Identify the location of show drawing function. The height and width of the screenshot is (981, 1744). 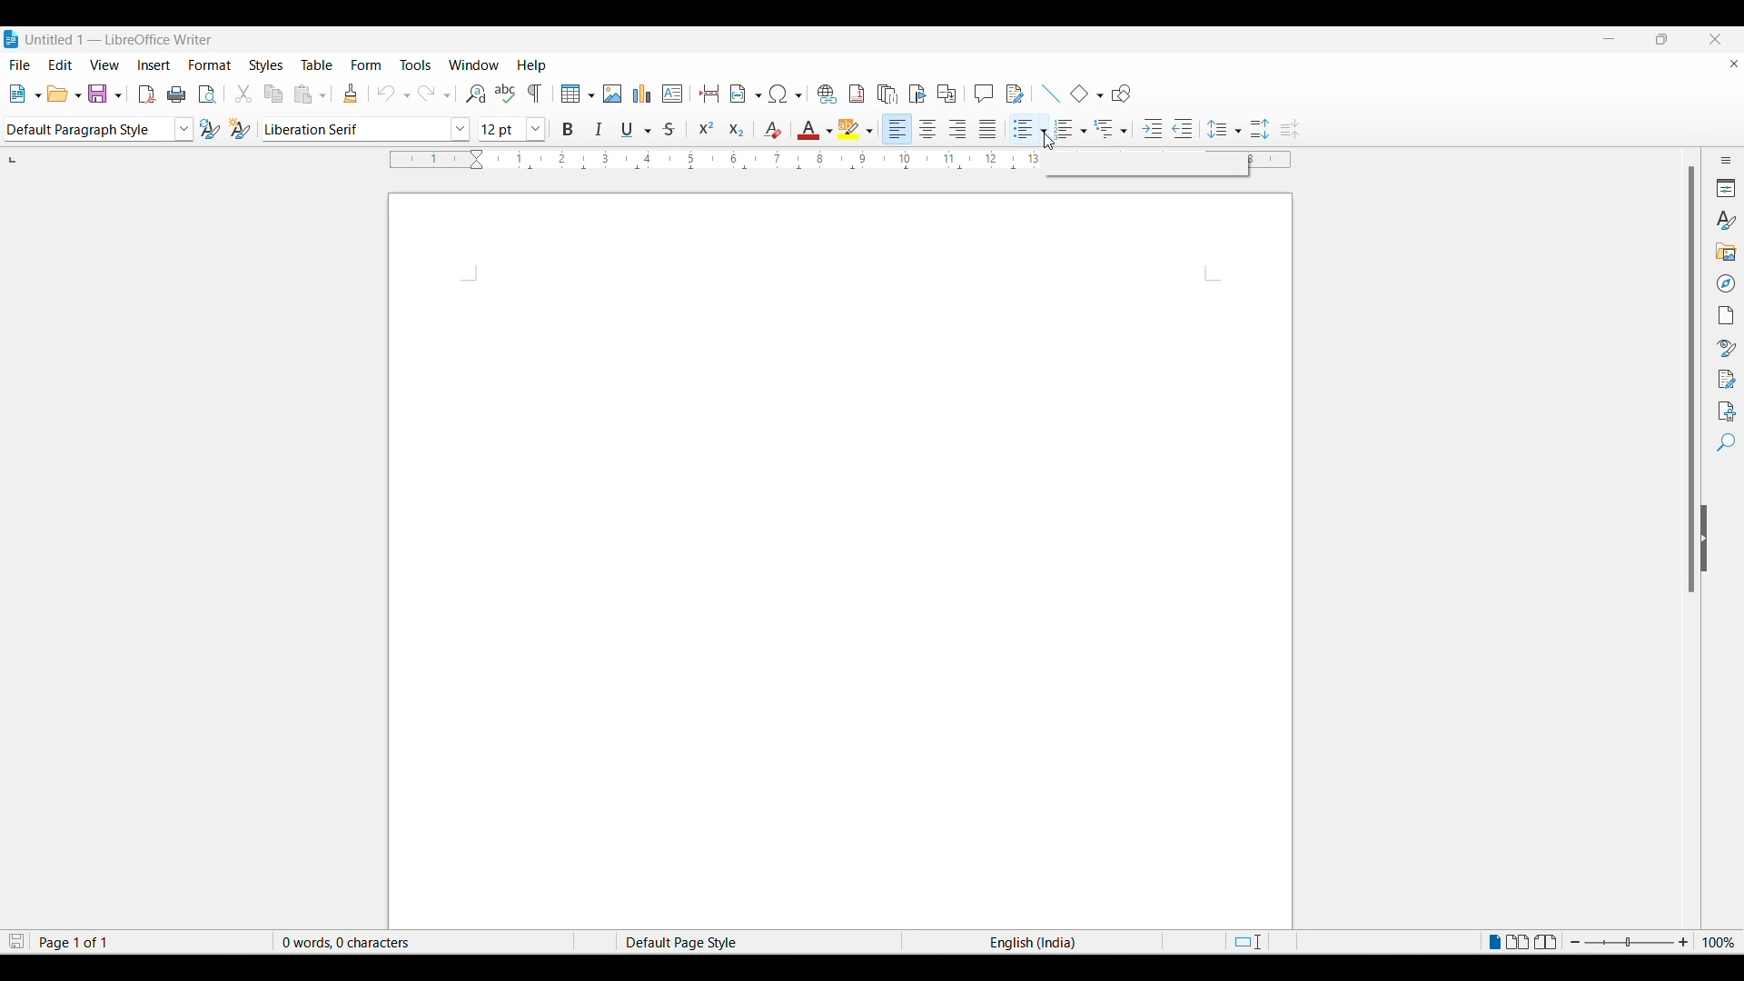
(1124, 94).